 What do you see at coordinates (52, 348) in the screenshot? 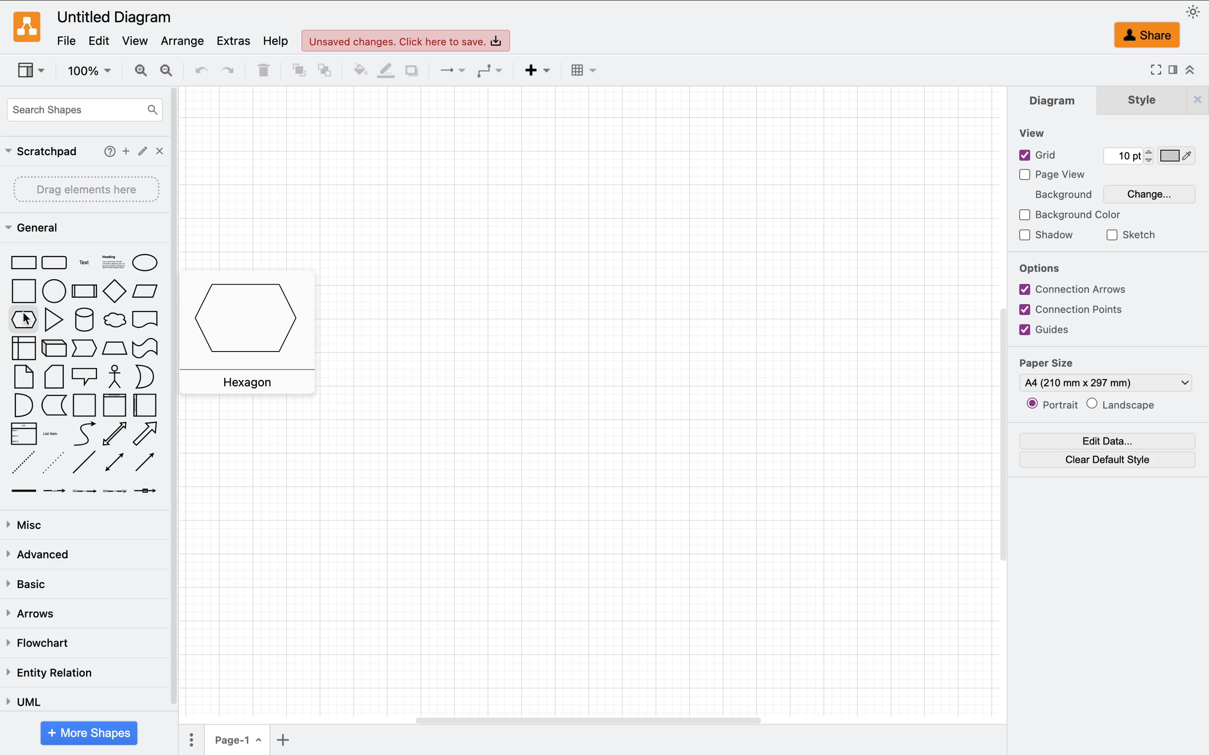
I see `cube` at bounding box center [52, 348].